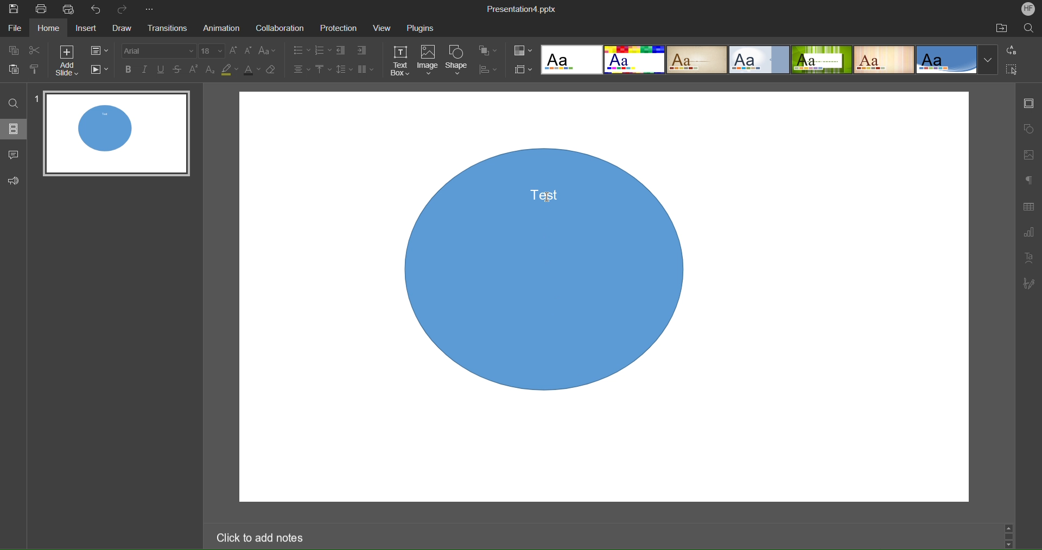  What do you see at coordinates (459, 61) in the screenshot?
I see `Shape` at bounding box center [459, 61].